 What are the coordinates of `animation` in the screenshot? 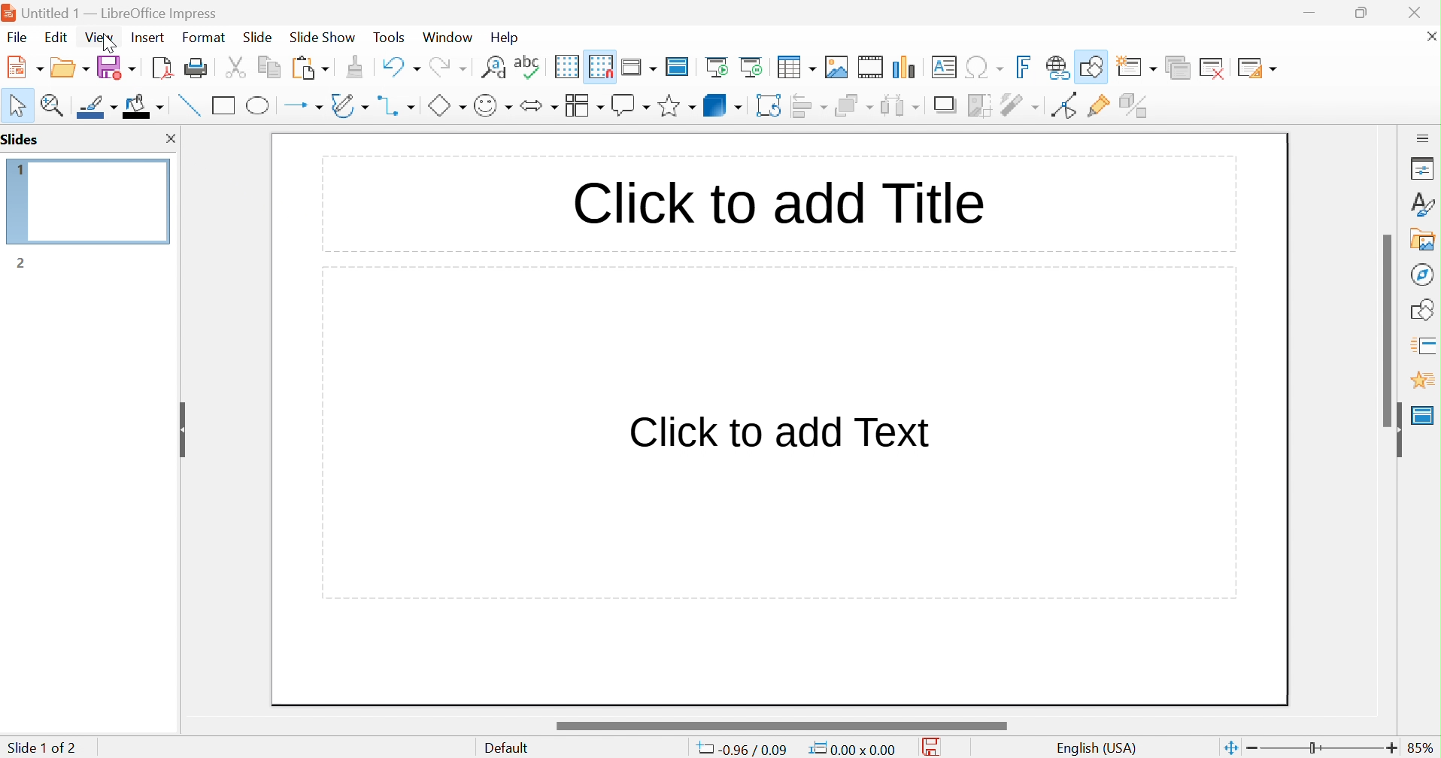 It's located at (1422, 381).